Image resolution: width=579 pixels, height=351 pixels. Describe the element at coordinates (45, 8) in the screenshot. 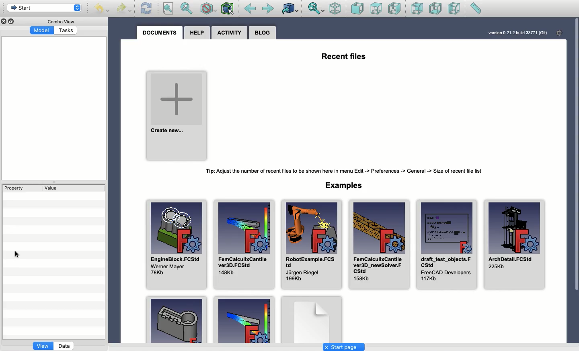

I see `Start` at that location.